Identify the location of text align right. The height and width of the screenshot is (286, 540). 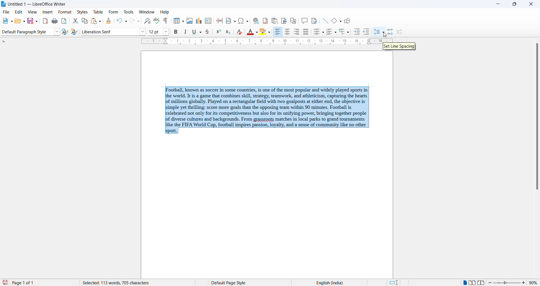
(278, 32).